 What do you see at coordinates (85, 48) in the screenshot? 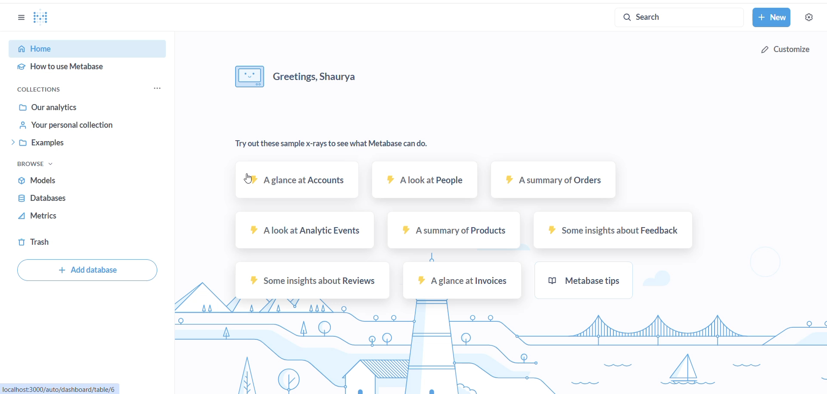
I see `home` at bounding box center [85, 48].